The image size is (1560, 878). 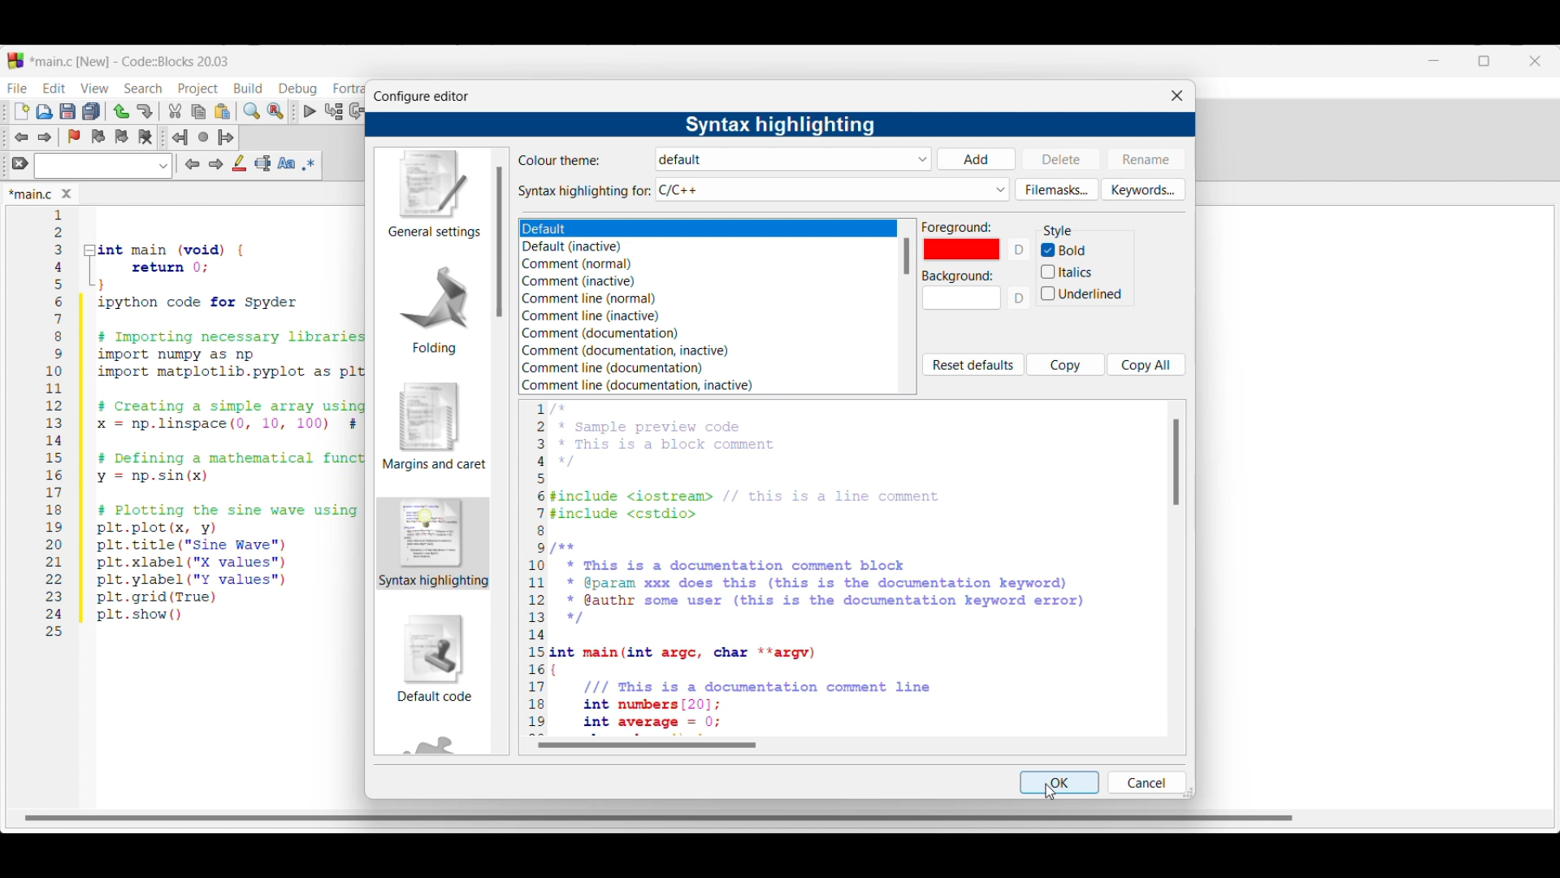 I want to click on Minimize , so click(x=1434, y=61).